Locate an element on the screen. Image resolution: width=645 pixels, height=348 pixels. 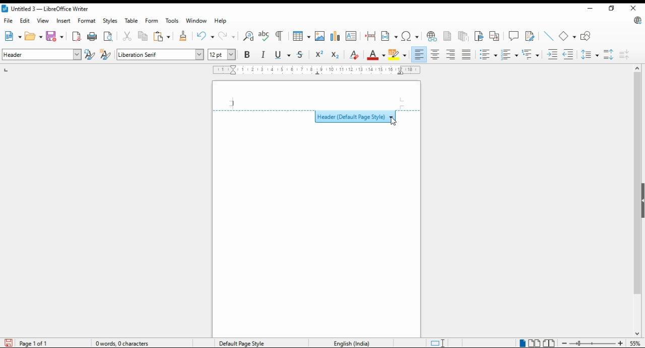
show tracker changes functions is located at coordinates (531, 35).